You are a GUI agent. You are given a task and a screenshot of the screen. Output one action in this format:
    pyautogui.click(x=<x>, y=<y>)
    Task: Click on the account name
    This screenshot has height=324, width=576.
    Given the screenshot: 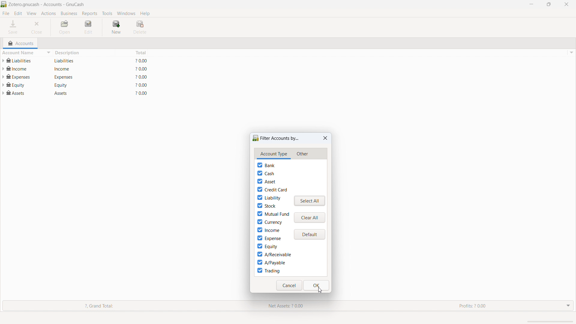 What is the action you would take?
    pyautogui.click(x=22, y=78)
    